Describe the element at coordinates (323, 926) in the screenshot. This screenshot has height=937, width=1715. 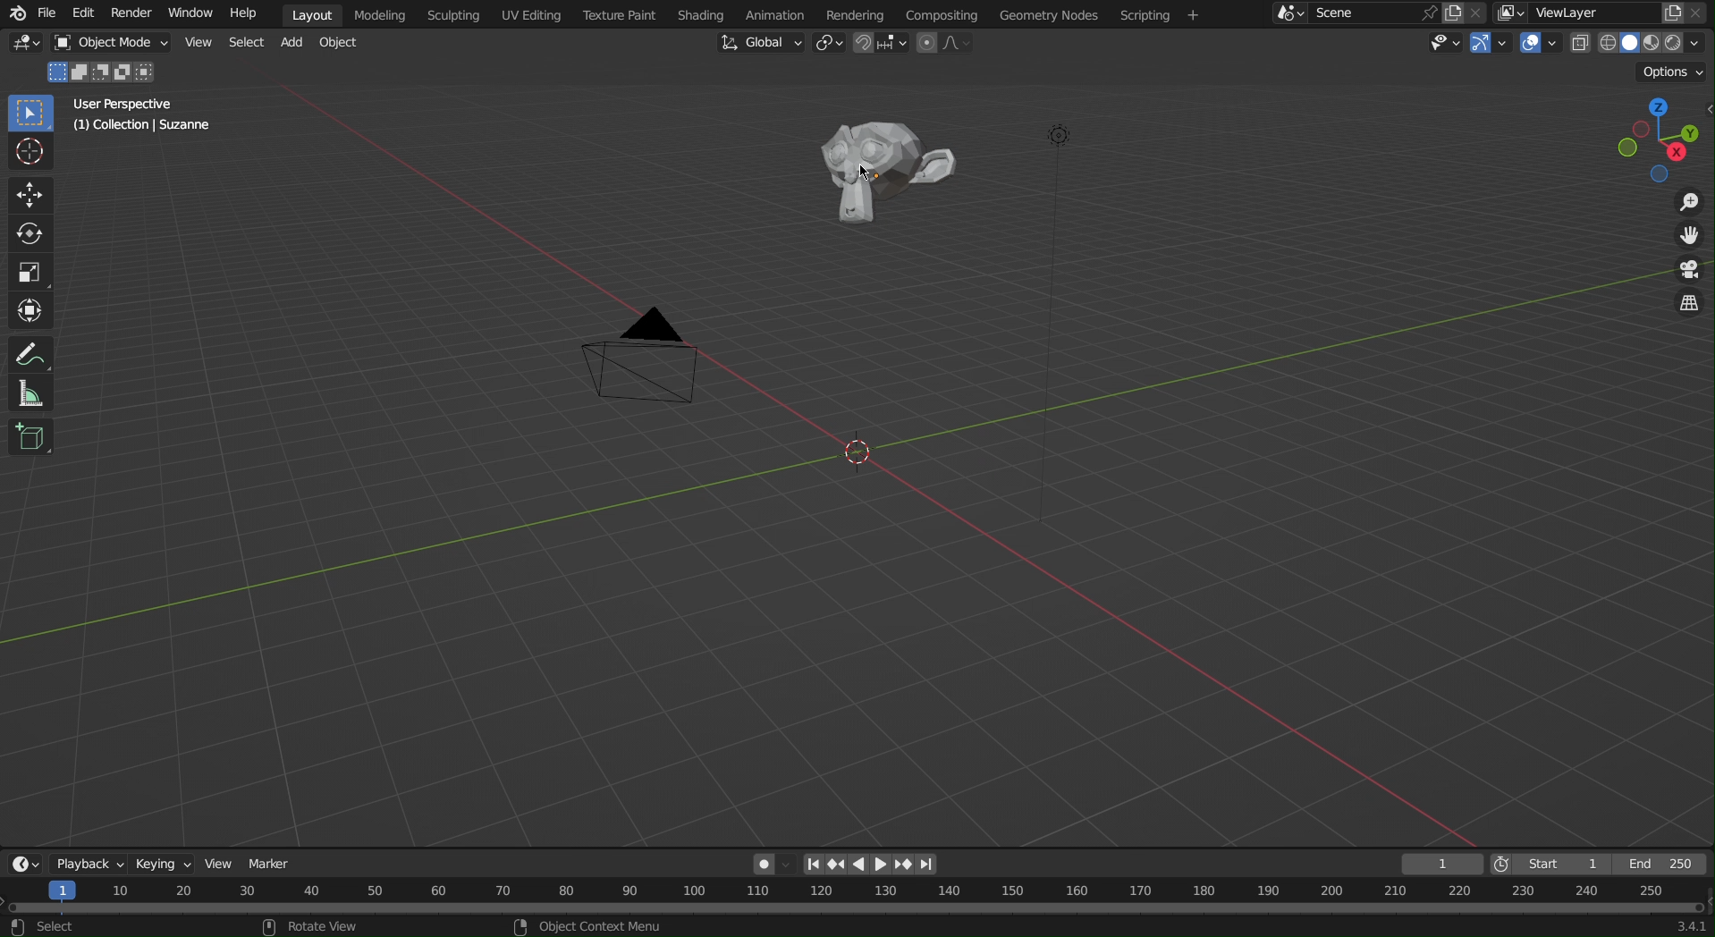
I see `Rotate View` at that location.